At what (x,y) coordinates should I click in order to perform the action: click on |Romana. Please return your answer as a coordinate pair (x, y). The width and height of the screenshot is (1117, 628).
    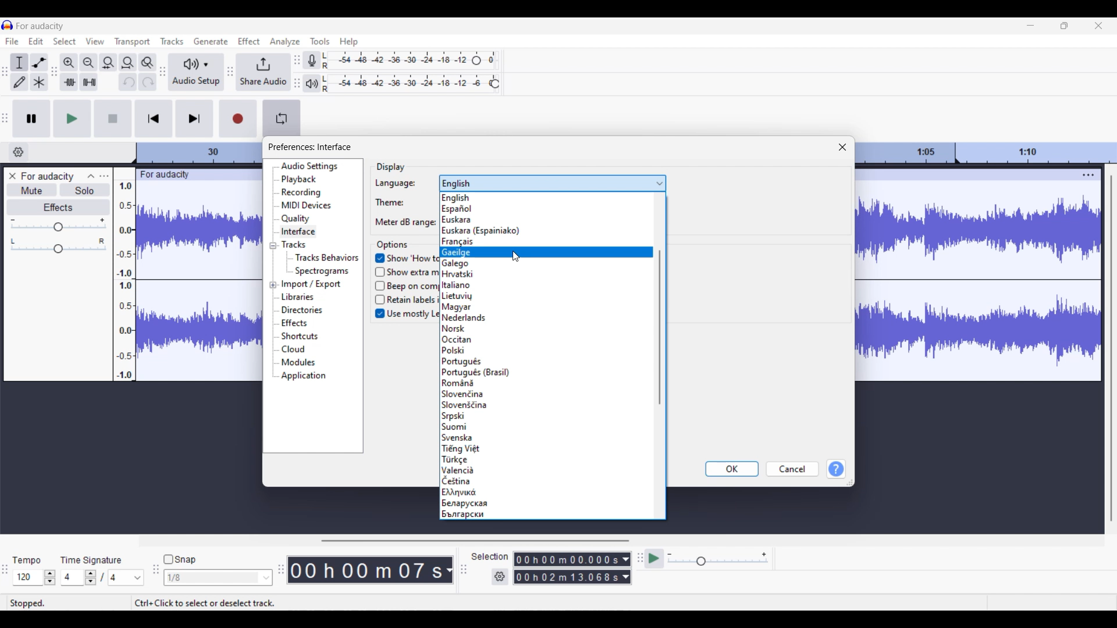
    Looking at the image, I should click on (460, 383).